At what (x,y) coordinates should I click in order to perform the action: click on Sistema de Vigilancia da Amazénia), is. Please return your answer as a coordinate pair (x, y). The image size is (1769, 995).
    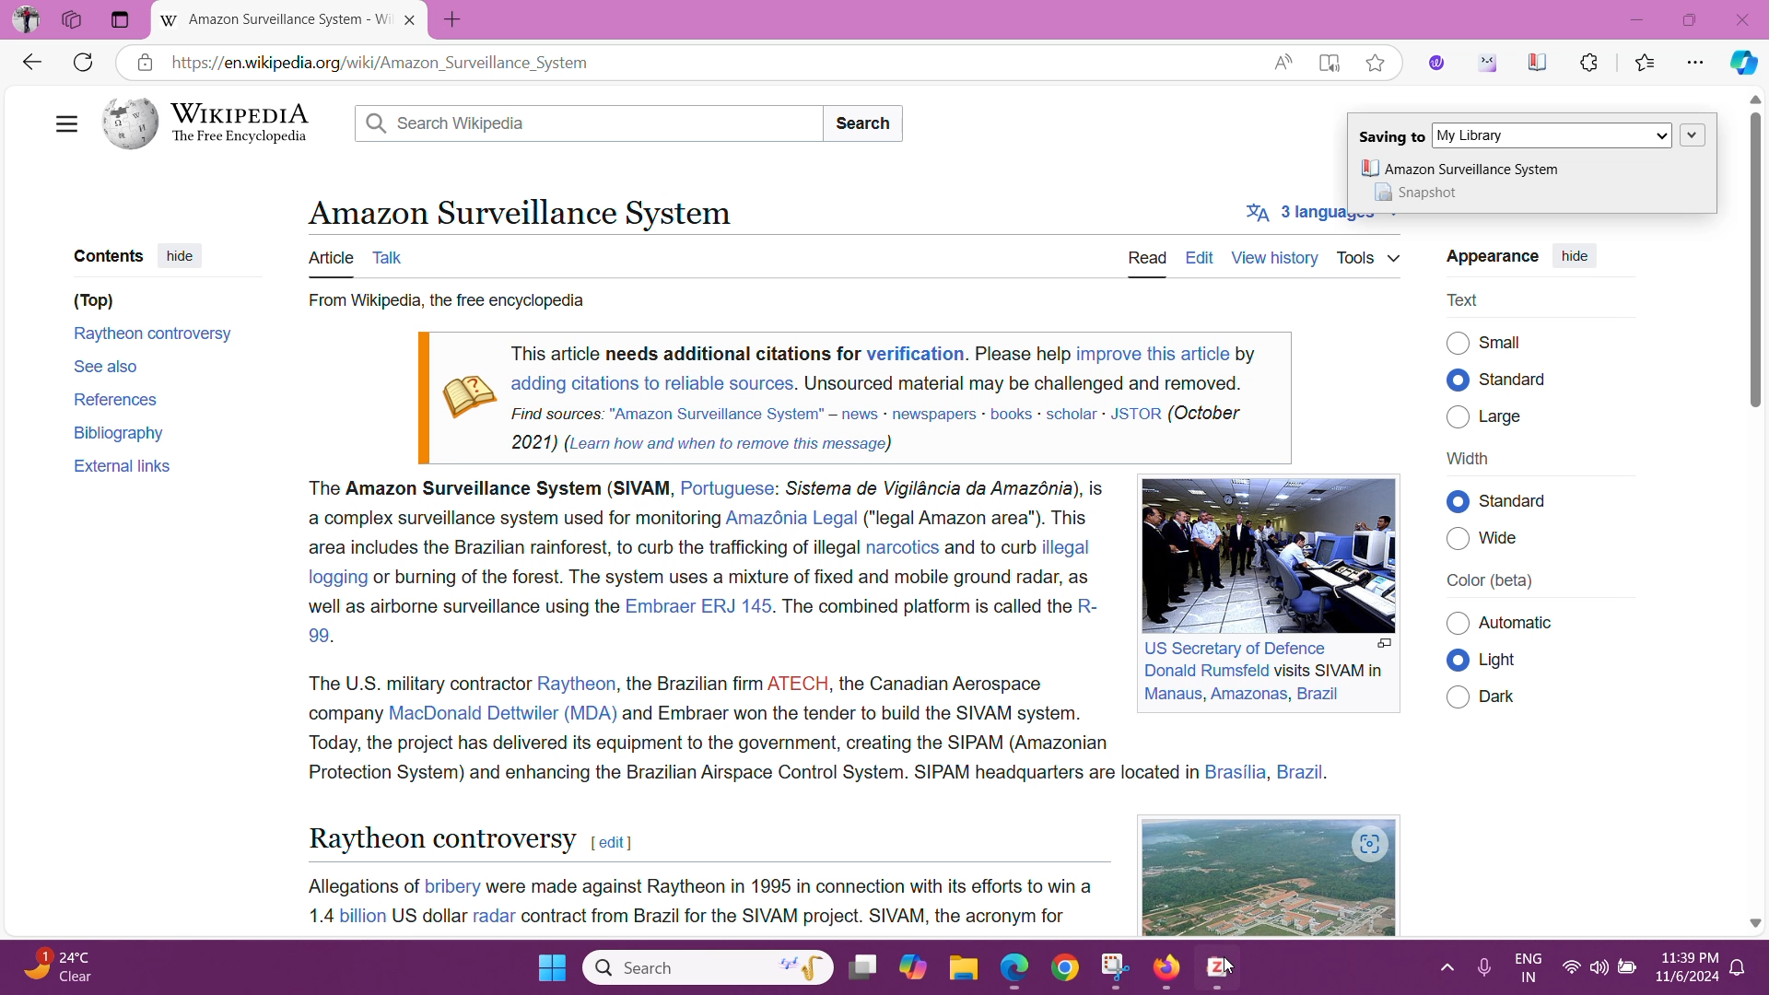
    Looking at the image, I should click on (945, 487).